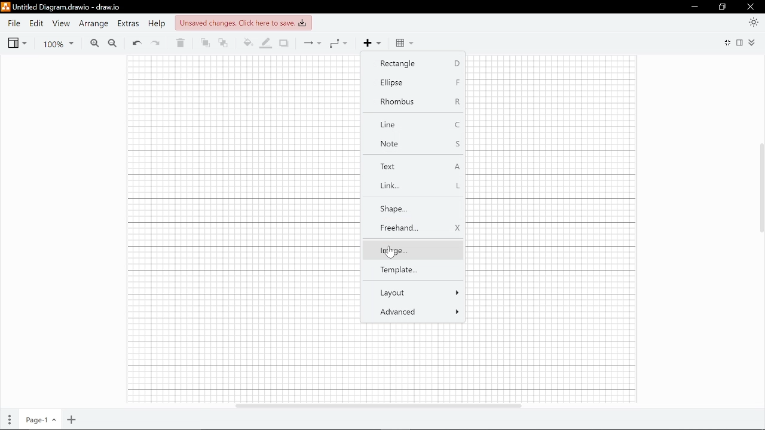 The width and height of the screenshot is (765, 430). I want to click on Redo, so click(156, 42).